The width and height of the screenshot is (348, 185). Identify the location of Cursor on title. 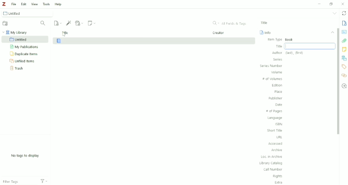
(64, 35).